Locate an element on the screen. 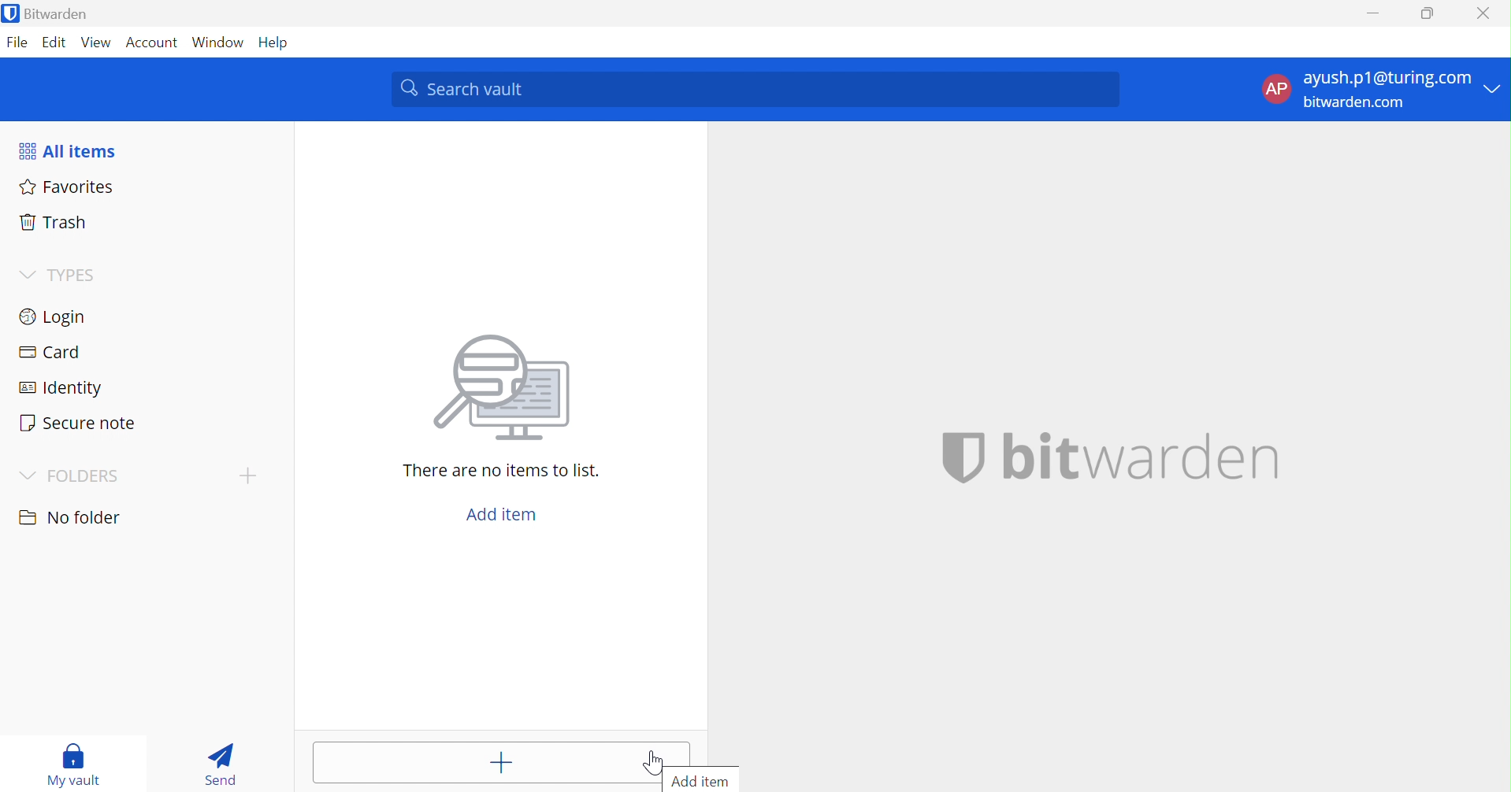  Send is located at coordinates (220, 767).